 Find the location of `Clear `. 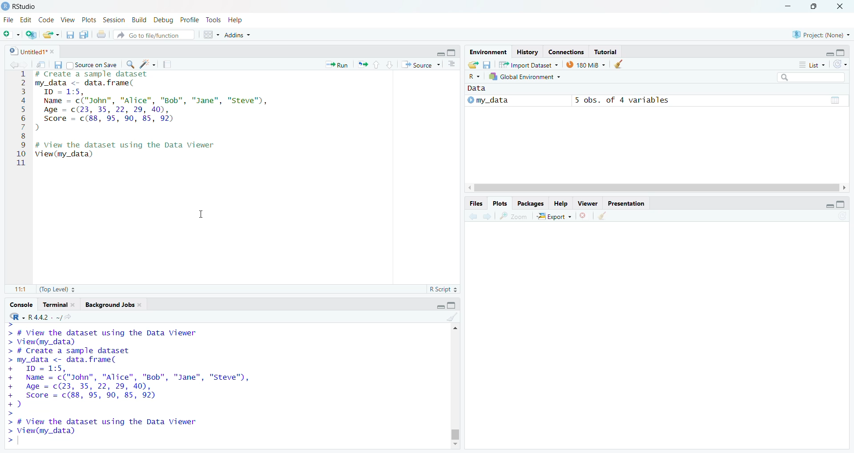

Clear  is located at coordinates (149, 64).